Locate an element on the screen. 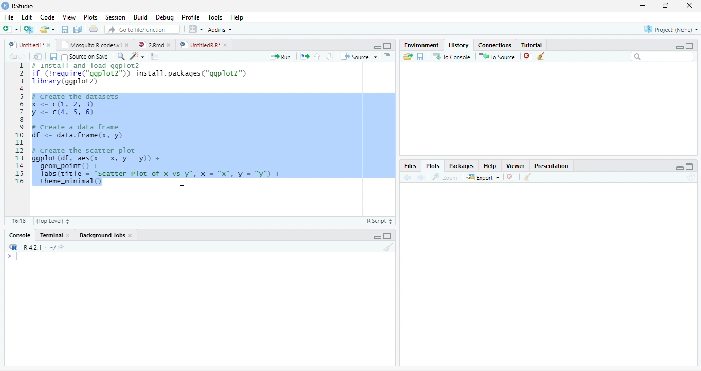 The width and height of the screenshot is (701, 371). Project: (None) is located at coordinates (671, 29).